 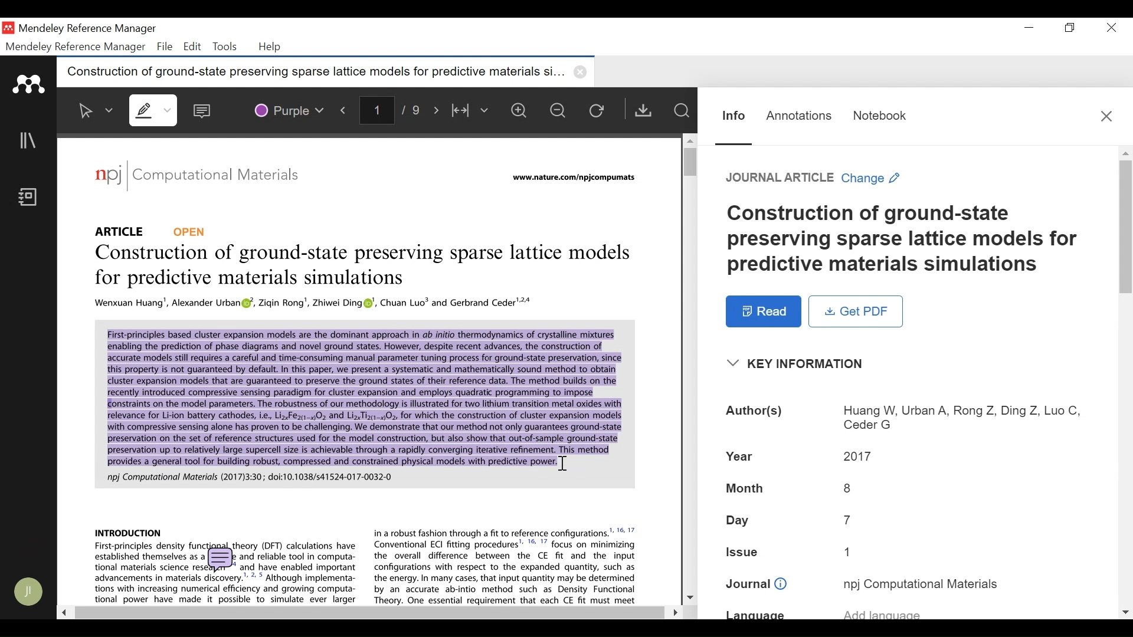 What do you see at coordinates (438, 109) in the screenshot?
I see `Next Page` at bounding box center [438, 109].